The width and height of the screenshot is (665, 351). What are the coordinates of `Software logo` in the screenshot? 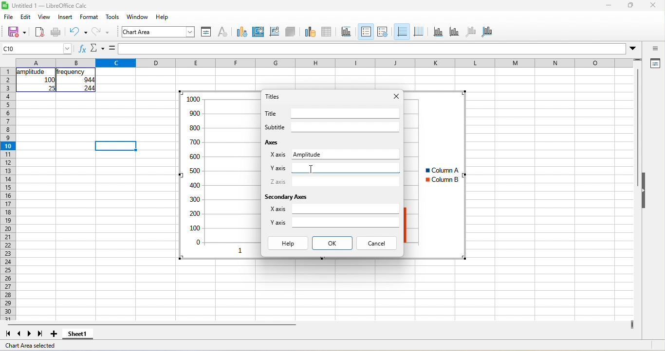 It's located at (5, 5).